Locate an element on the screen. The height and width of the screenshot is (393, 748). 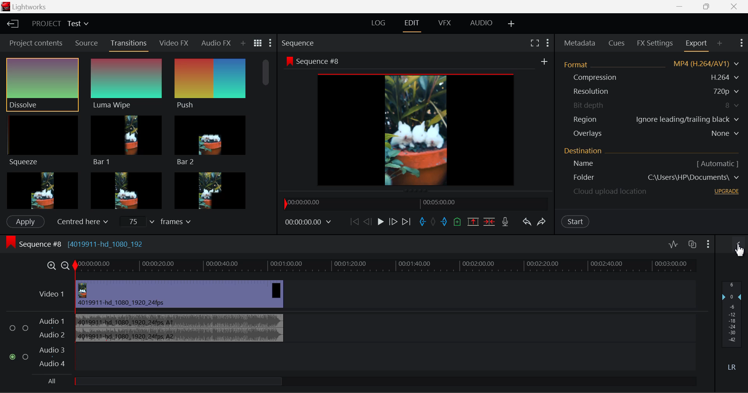
Project Timeline Navigator is located at coordinates (416, 204).